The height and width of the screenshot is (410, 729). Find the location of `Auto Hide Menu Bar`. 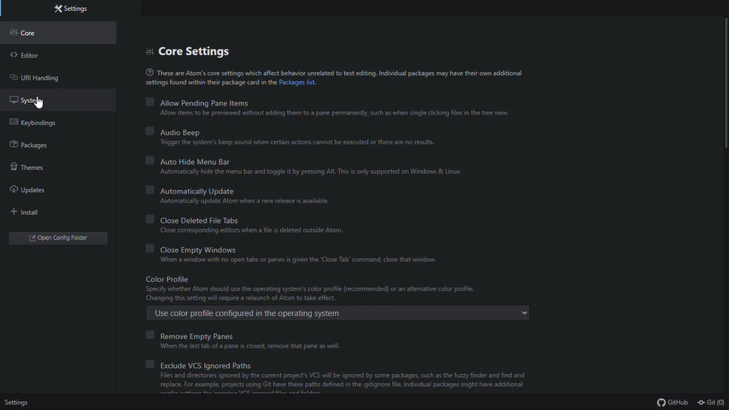

Auto Hide Menu Bar is located at coordinates (187, 161).